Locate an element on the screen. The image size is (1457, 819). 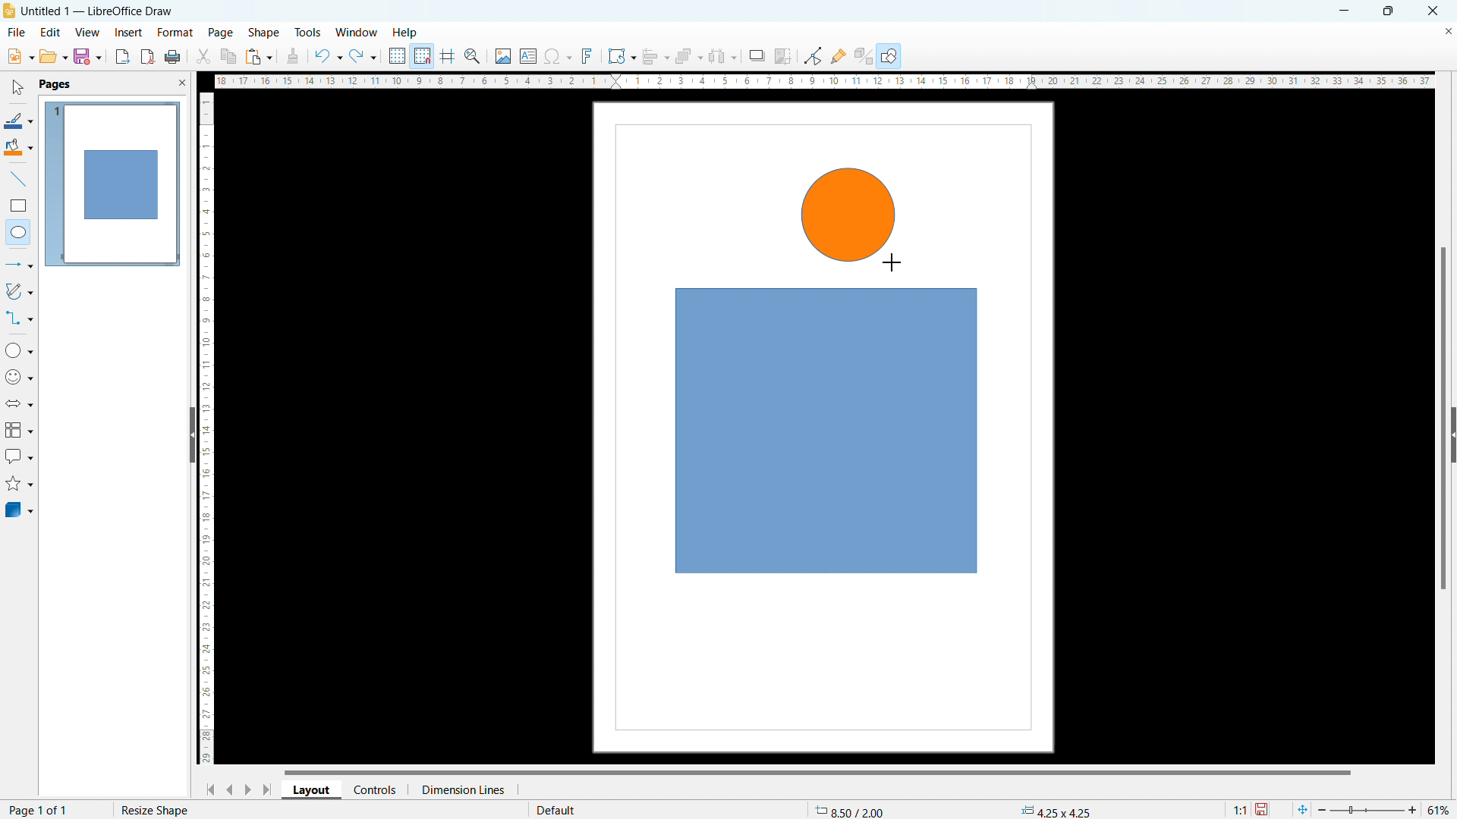
current zoom level is located at coordinates (1440, 810).